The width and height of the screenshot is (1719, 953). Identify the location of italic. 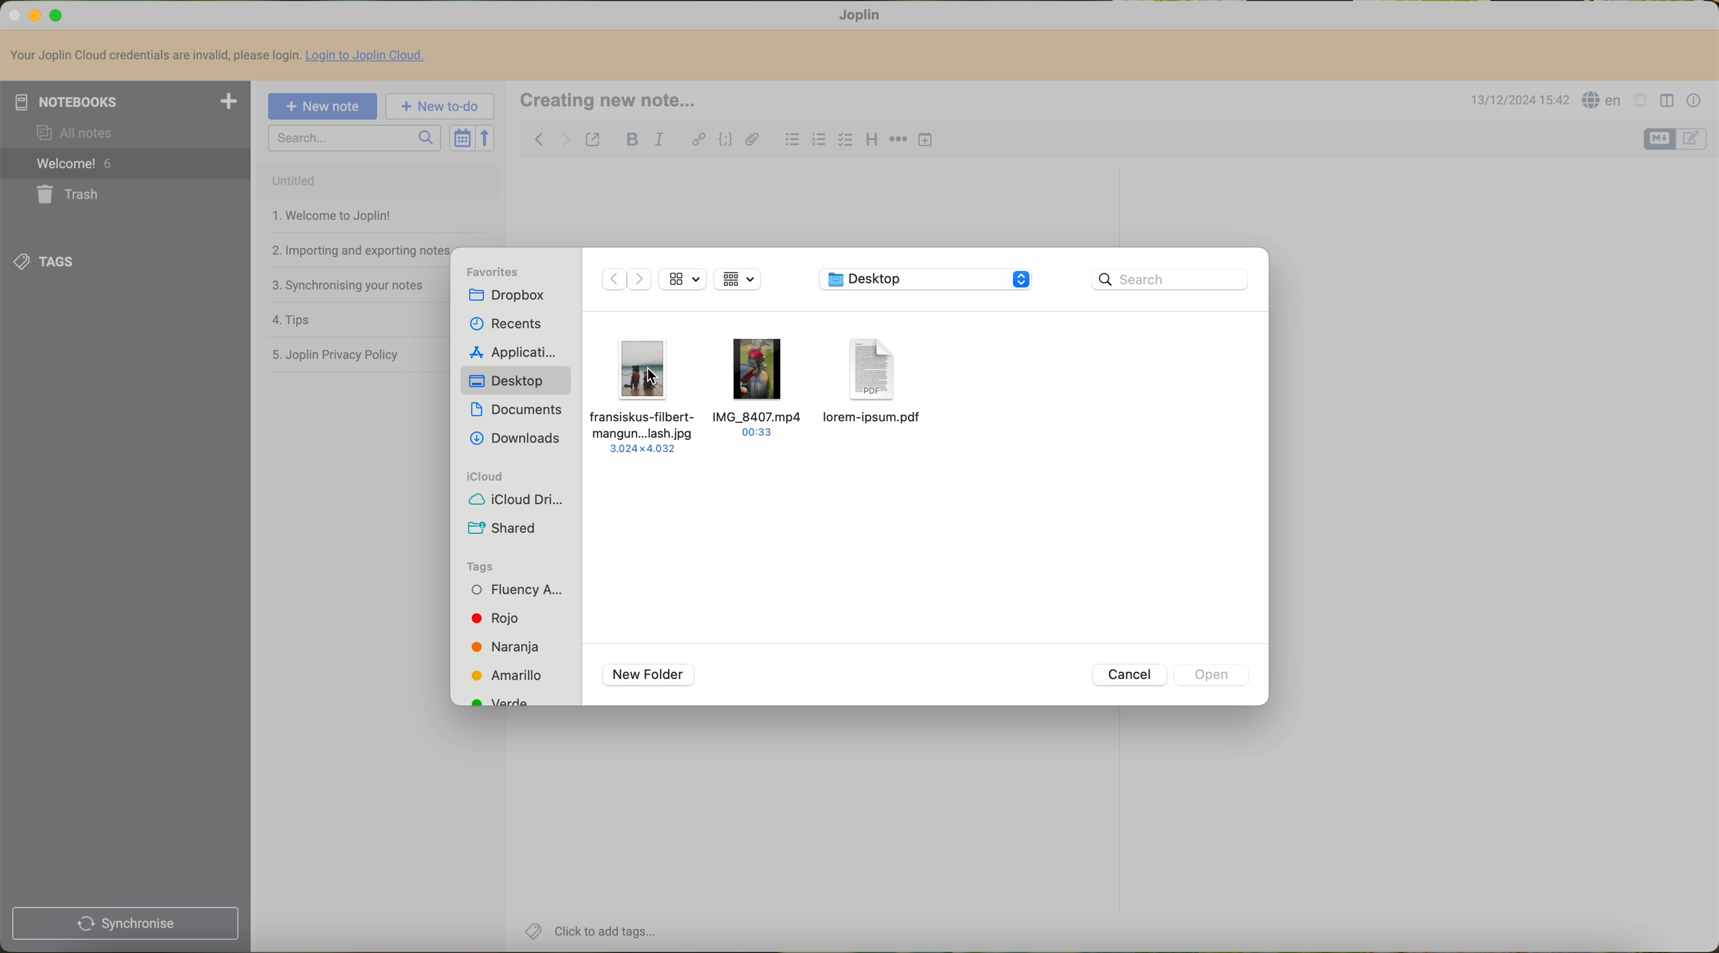
(659, 140).